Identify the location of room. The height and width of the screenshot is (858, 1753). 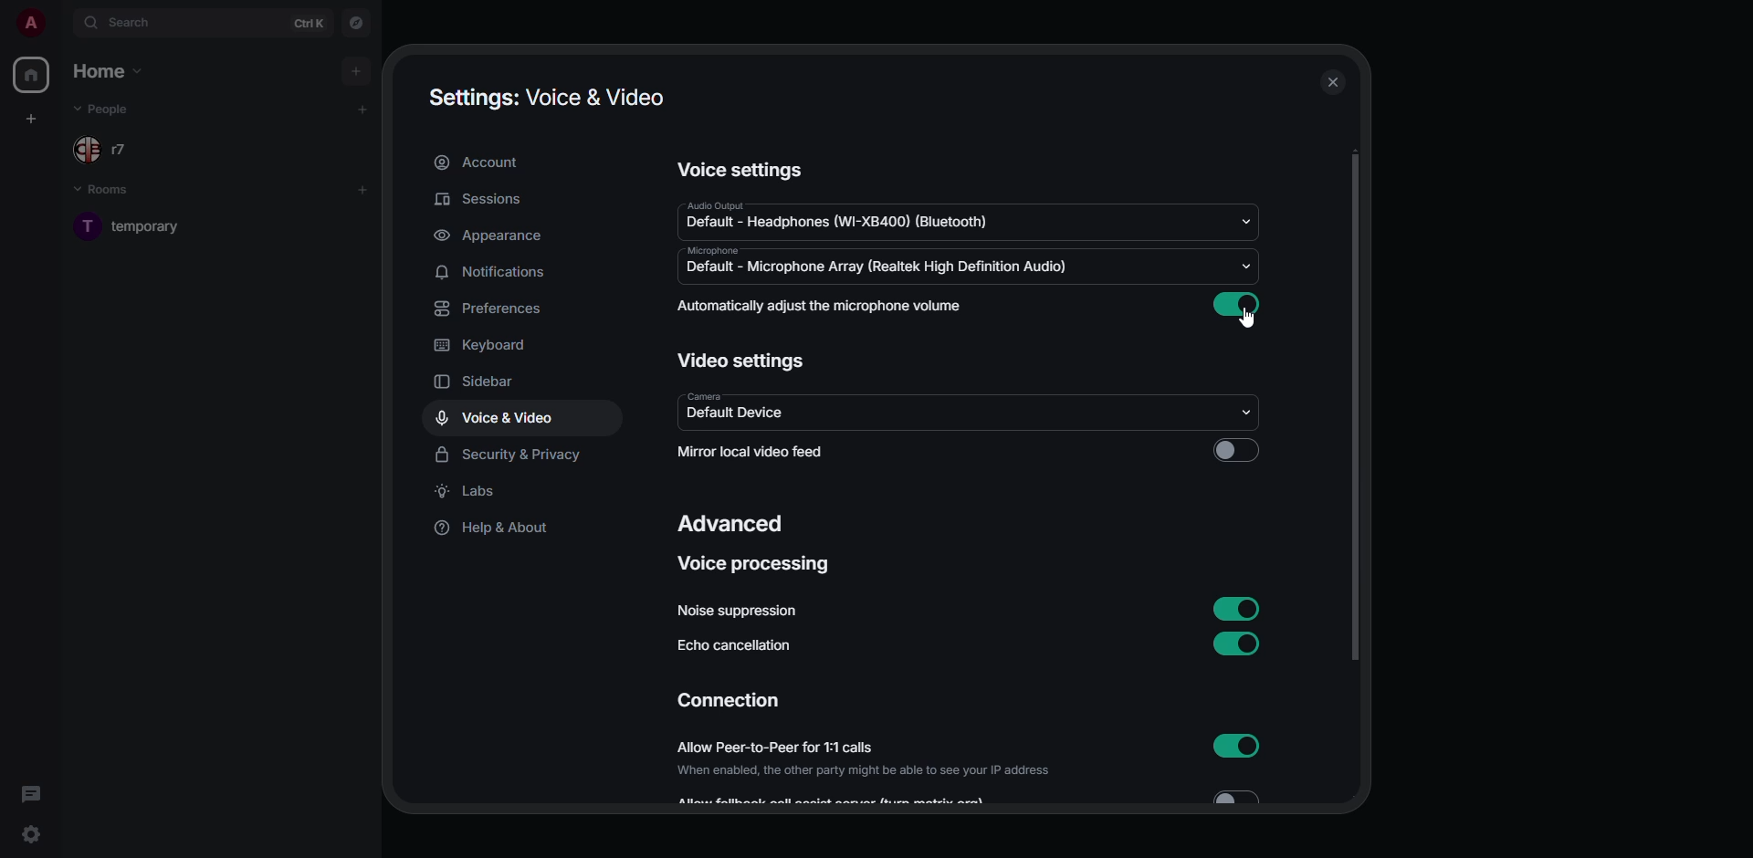
(154, 226).